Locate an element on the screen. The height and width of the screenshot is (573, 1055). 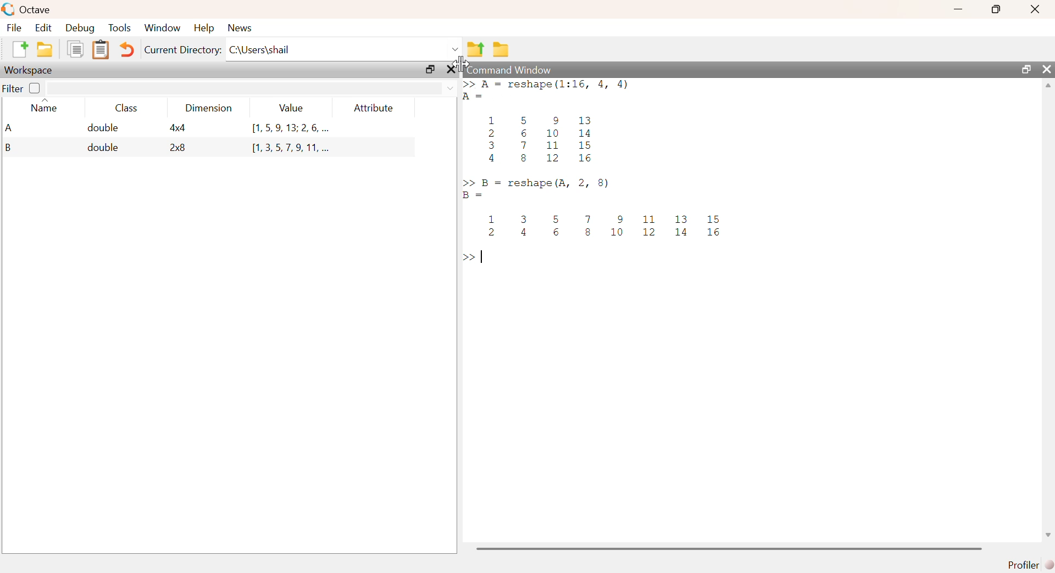
1,5,9,13;2,6, .. is located at coordinates (291, 128).